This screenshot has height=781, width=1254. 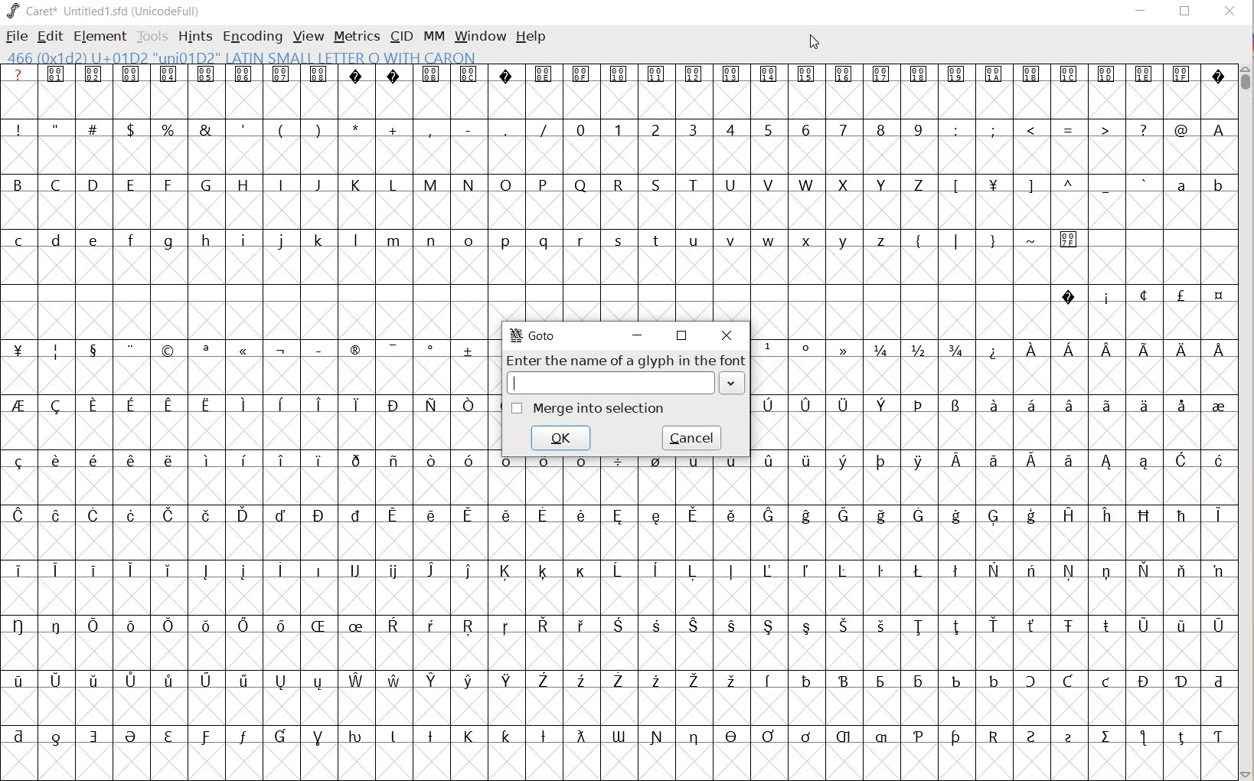 I want to click on FILE, so click(x=15, y=38).